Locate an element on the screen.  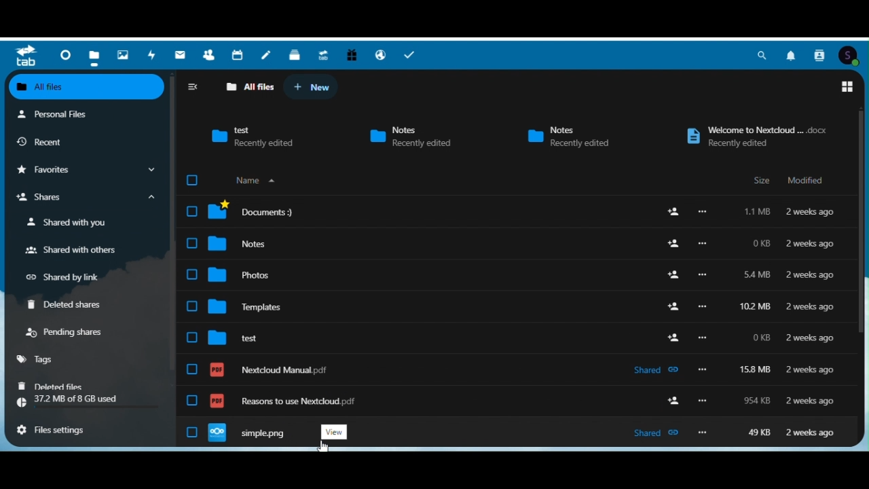
Deck is located at coordinates (294, 53).